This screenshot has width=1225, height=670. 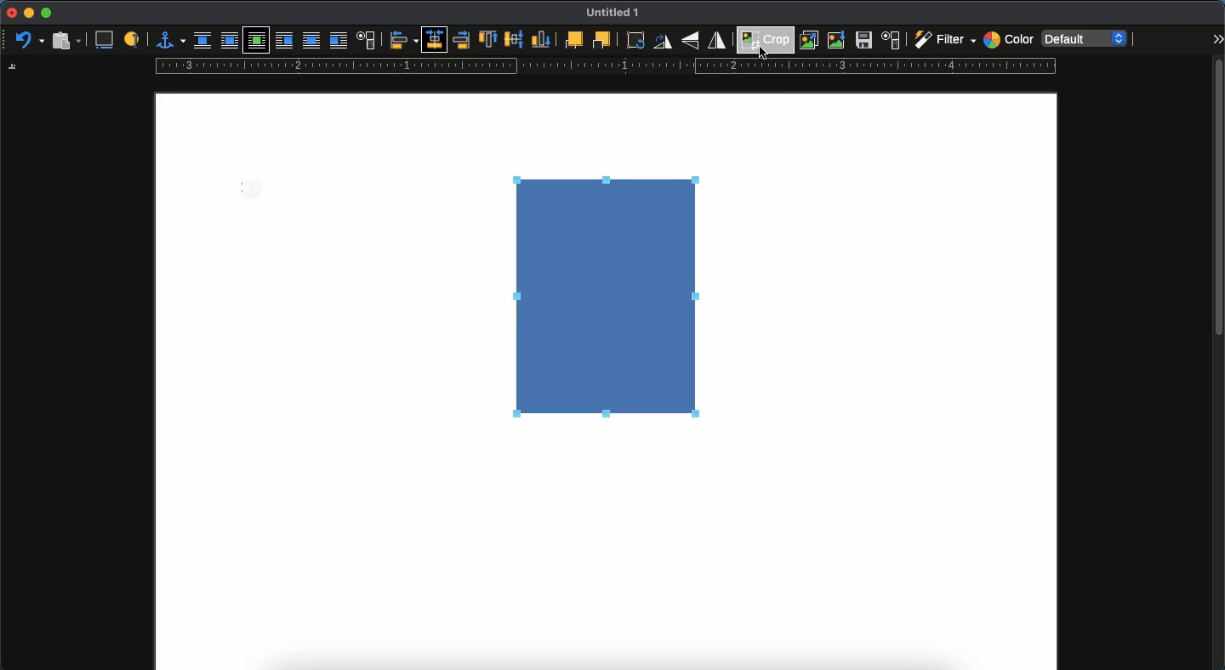 What do you see at coordinates (66, 39) in the screenshot?
I see `paste` at bounding box center [66, 39].